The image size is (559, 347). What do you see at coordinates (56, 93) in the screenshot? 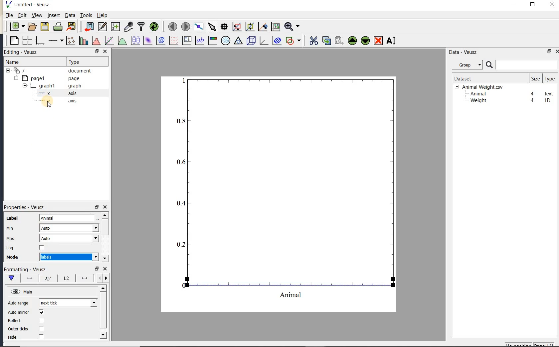
I see `axis` at bounding box center [56, 93].